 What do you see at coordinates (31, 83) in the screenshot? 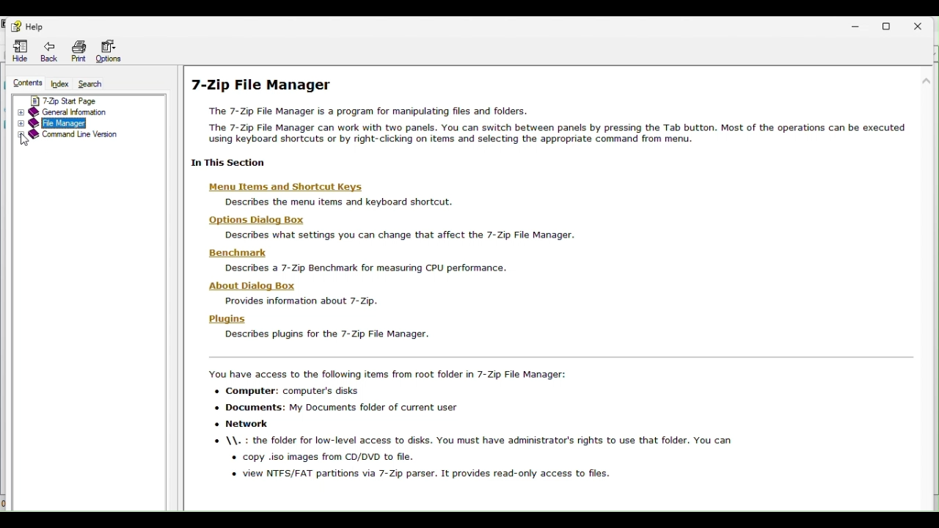
I see `Content` at bounding box center [31, 83].